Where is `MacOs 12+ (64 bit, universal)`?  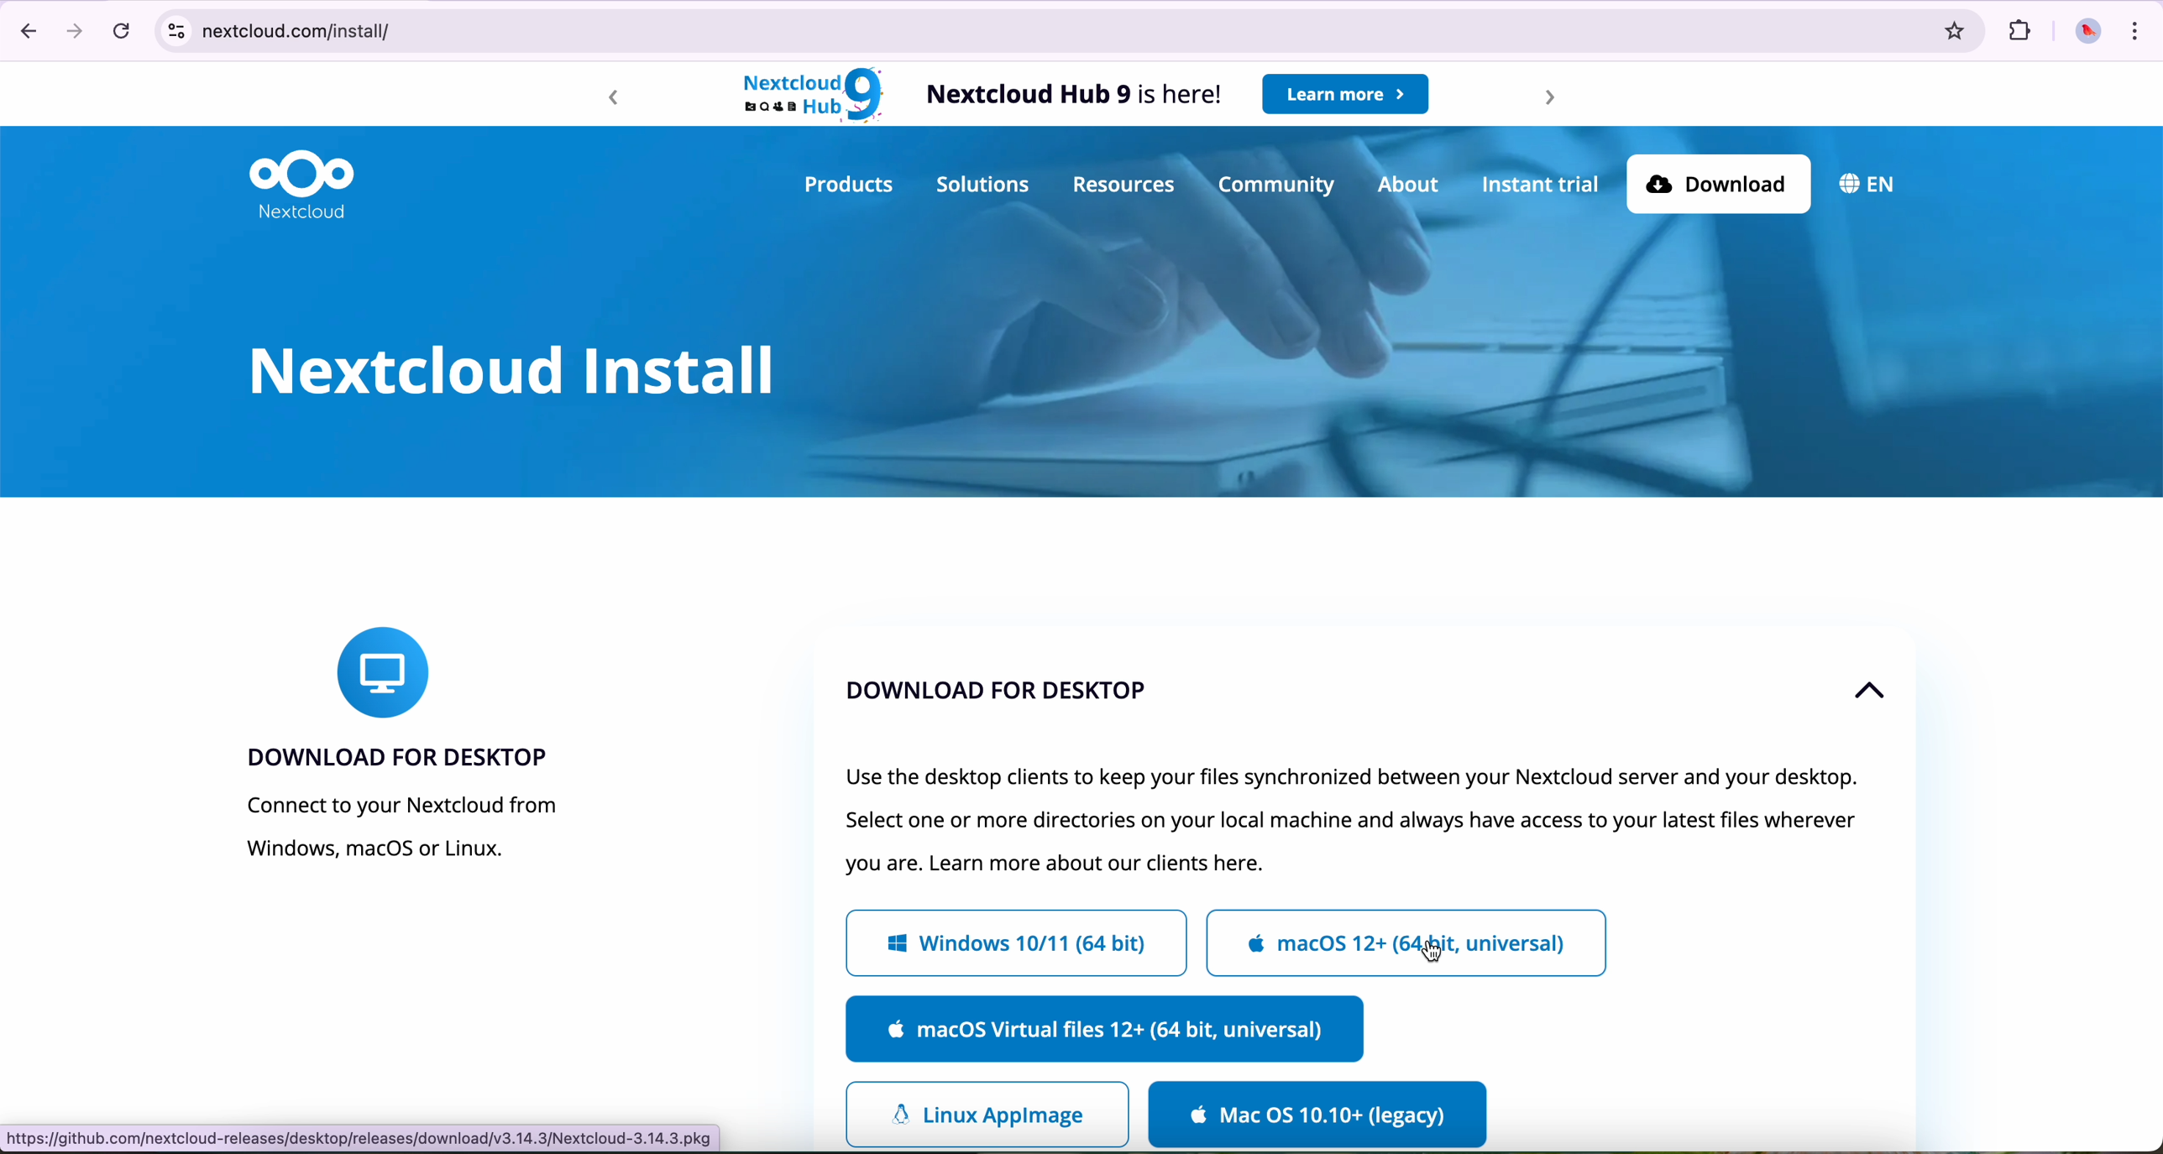 MacOs 12+ (64 bit, universal) is located at coordinates (1408, 943).